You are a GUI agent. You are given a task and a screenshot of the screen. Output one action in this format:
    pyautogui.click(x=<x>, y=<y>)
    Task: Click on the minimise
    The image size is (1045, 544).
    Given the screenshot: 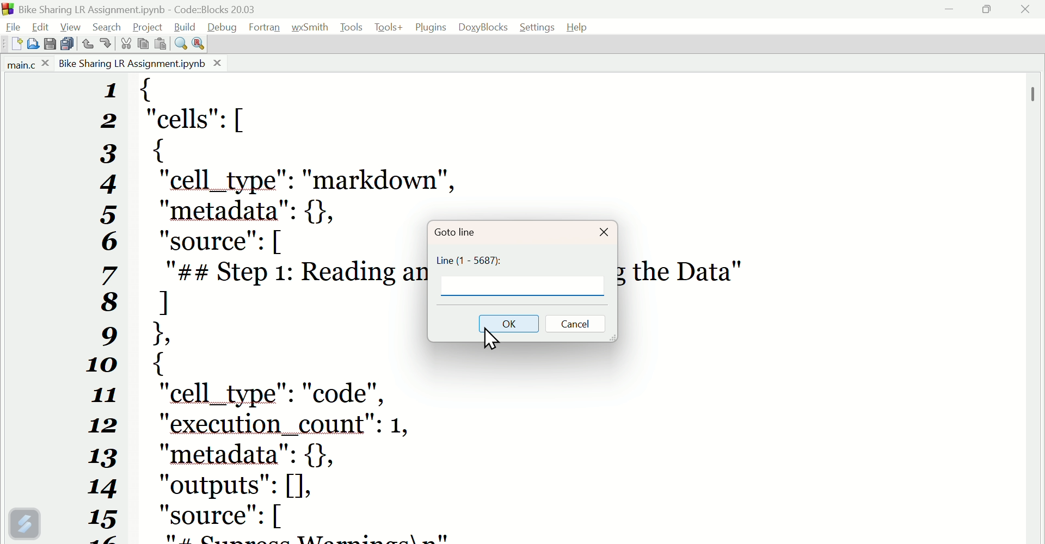 What is the action you would take?
    pyautogui.click(x=955, y=13)
    